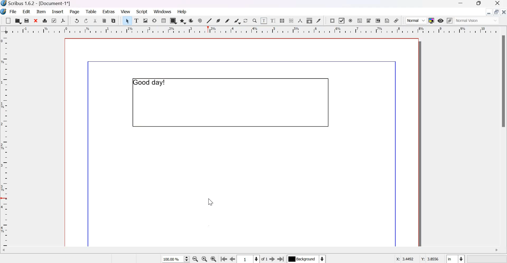  I want to click on preflight verifier, so click(53, 20).